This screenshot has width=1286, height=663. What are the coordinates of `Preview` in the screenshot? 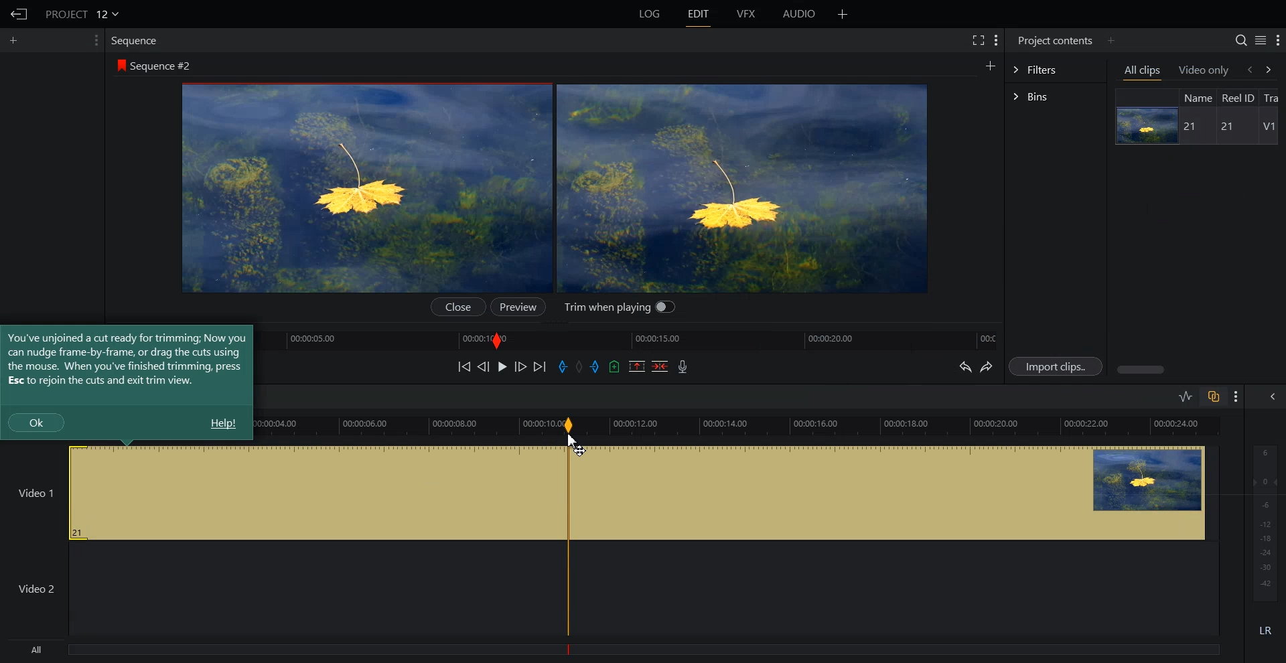 It's located at (516, 307).